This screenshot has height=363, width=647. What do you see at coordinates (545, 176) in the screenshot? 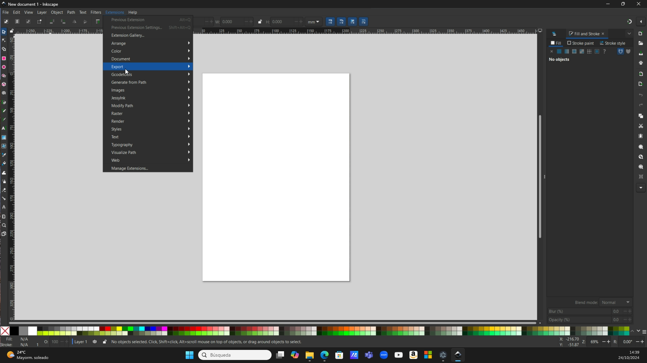
I see `collapse` at bounding box center [545, 176].